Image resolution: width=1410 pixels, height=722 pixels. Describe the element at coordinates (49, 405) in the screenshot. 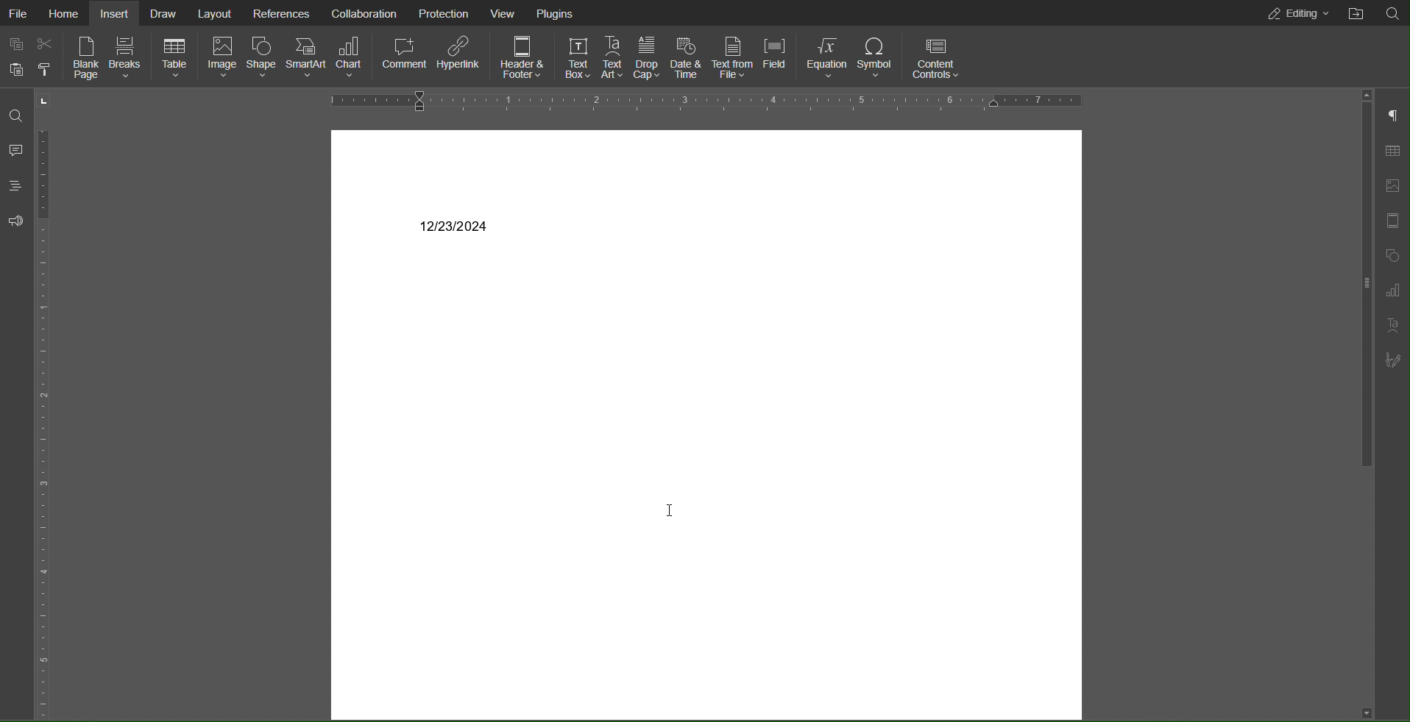

I see `Vertical Ruler` at that location.